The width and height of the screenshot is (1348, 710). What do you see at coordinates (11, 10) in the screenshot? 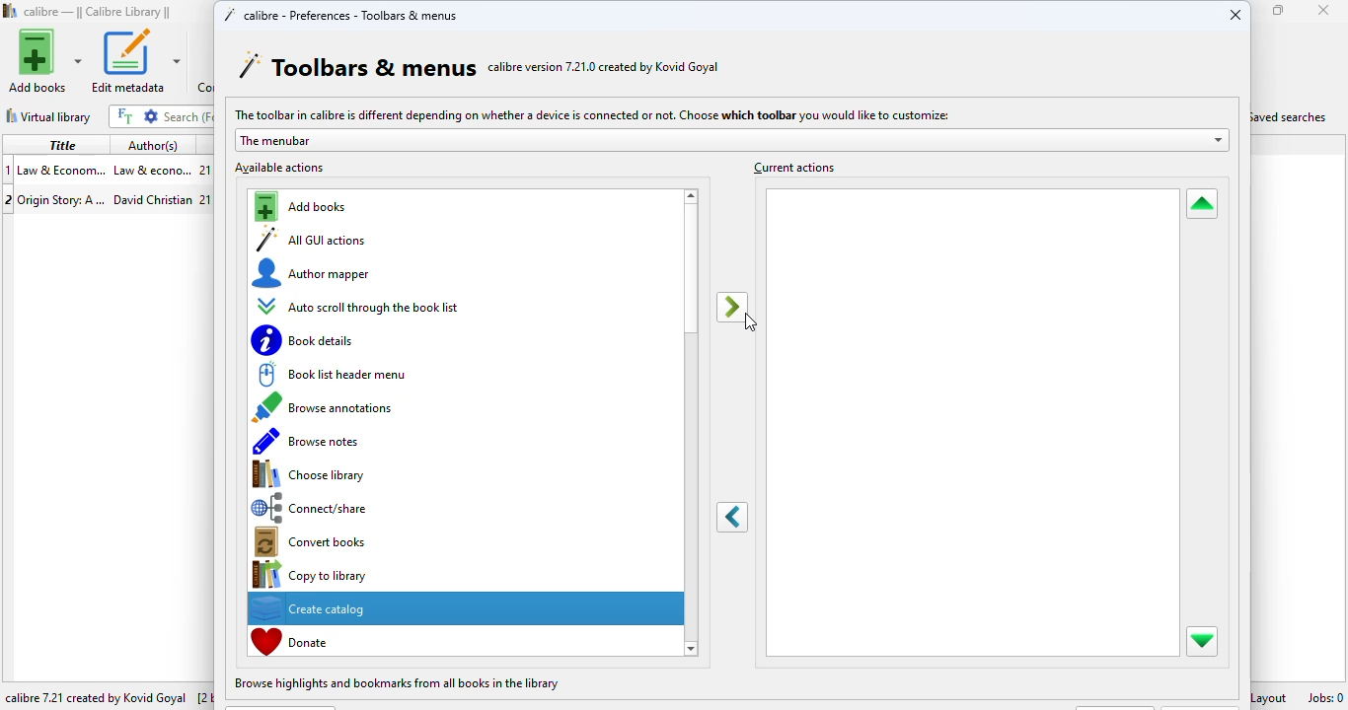
I see `logo` at bounding box center [11, 10].